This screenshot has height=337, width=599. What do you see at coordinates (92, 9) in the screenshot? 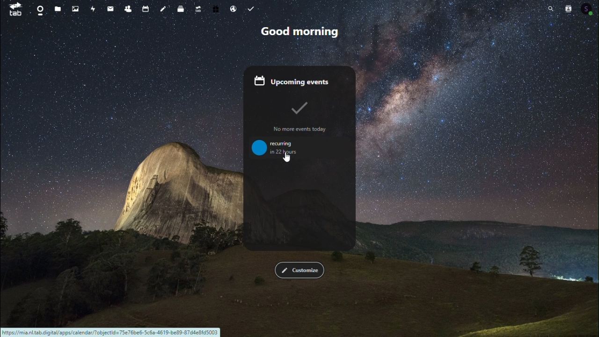
I see `Activity` at bounding box center [92, 9].